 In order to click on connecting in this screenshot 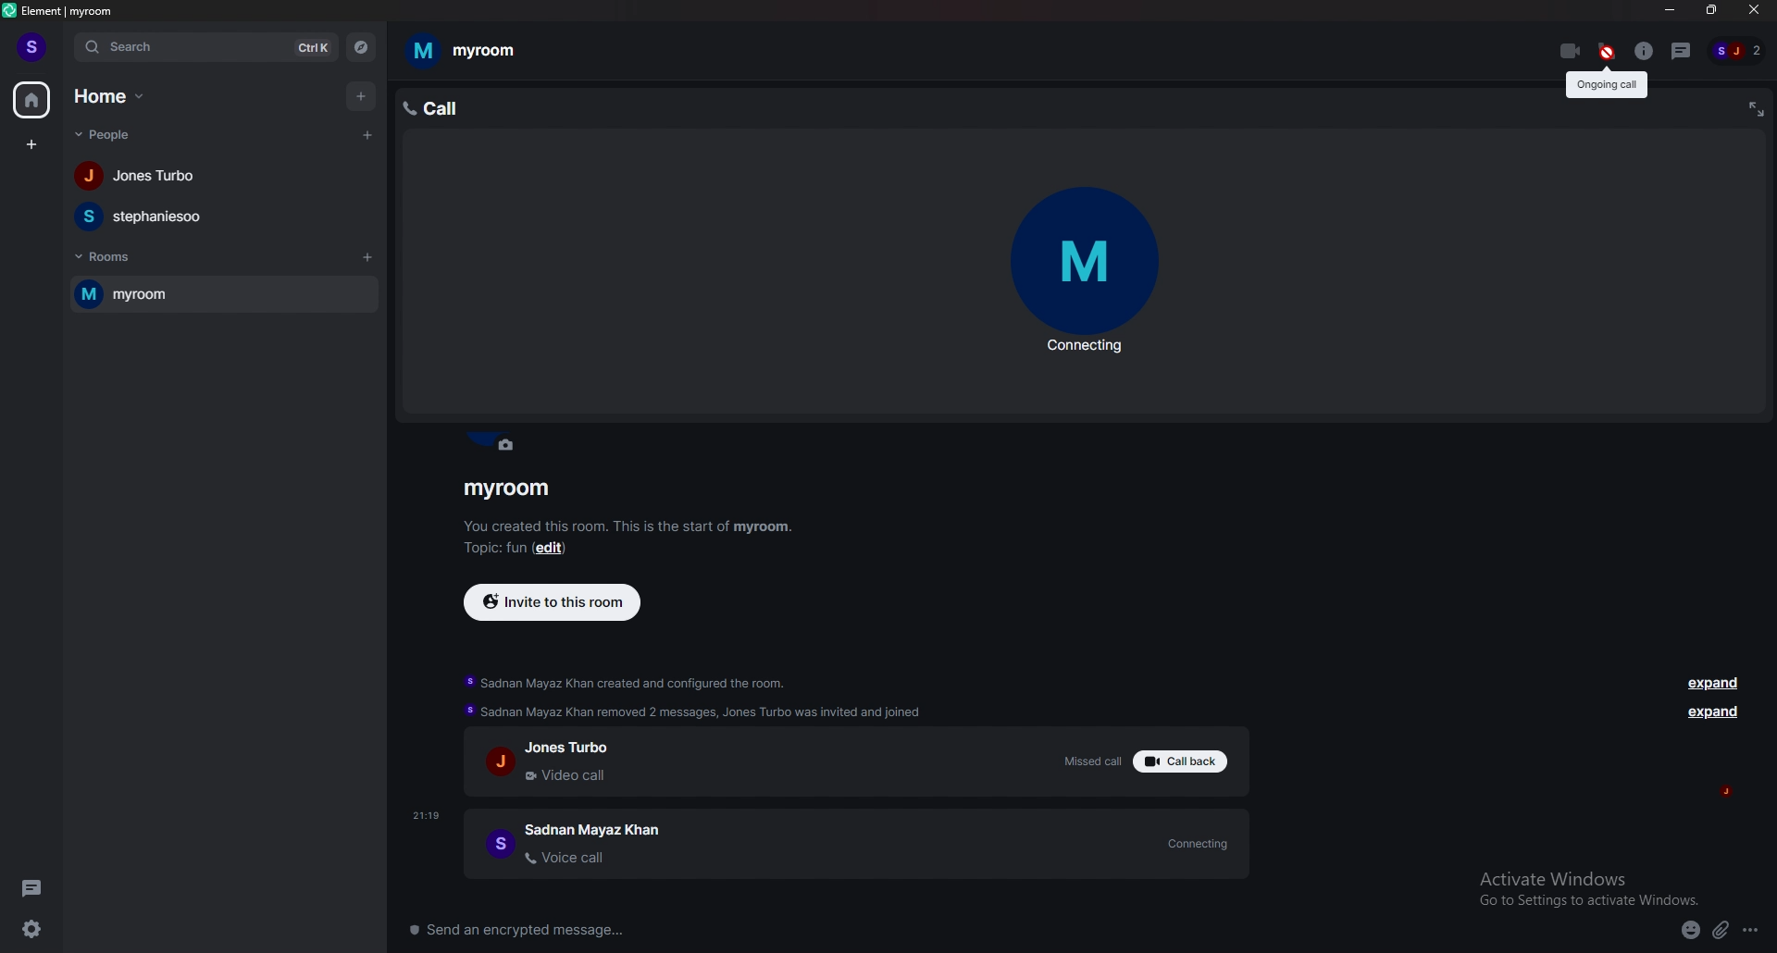, I will do `click(1085, 273)`.